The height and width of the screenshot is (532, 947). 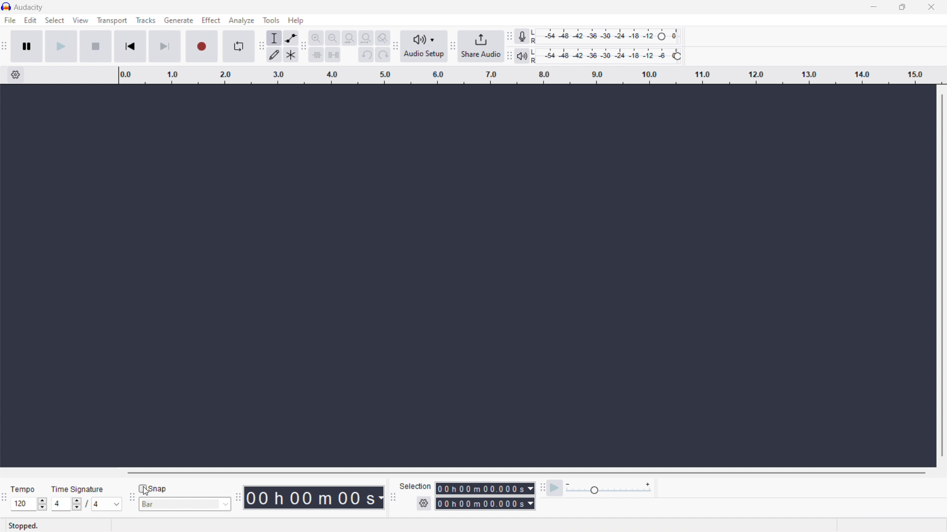 I want to click on enable looping, so click(x=238, y=46).